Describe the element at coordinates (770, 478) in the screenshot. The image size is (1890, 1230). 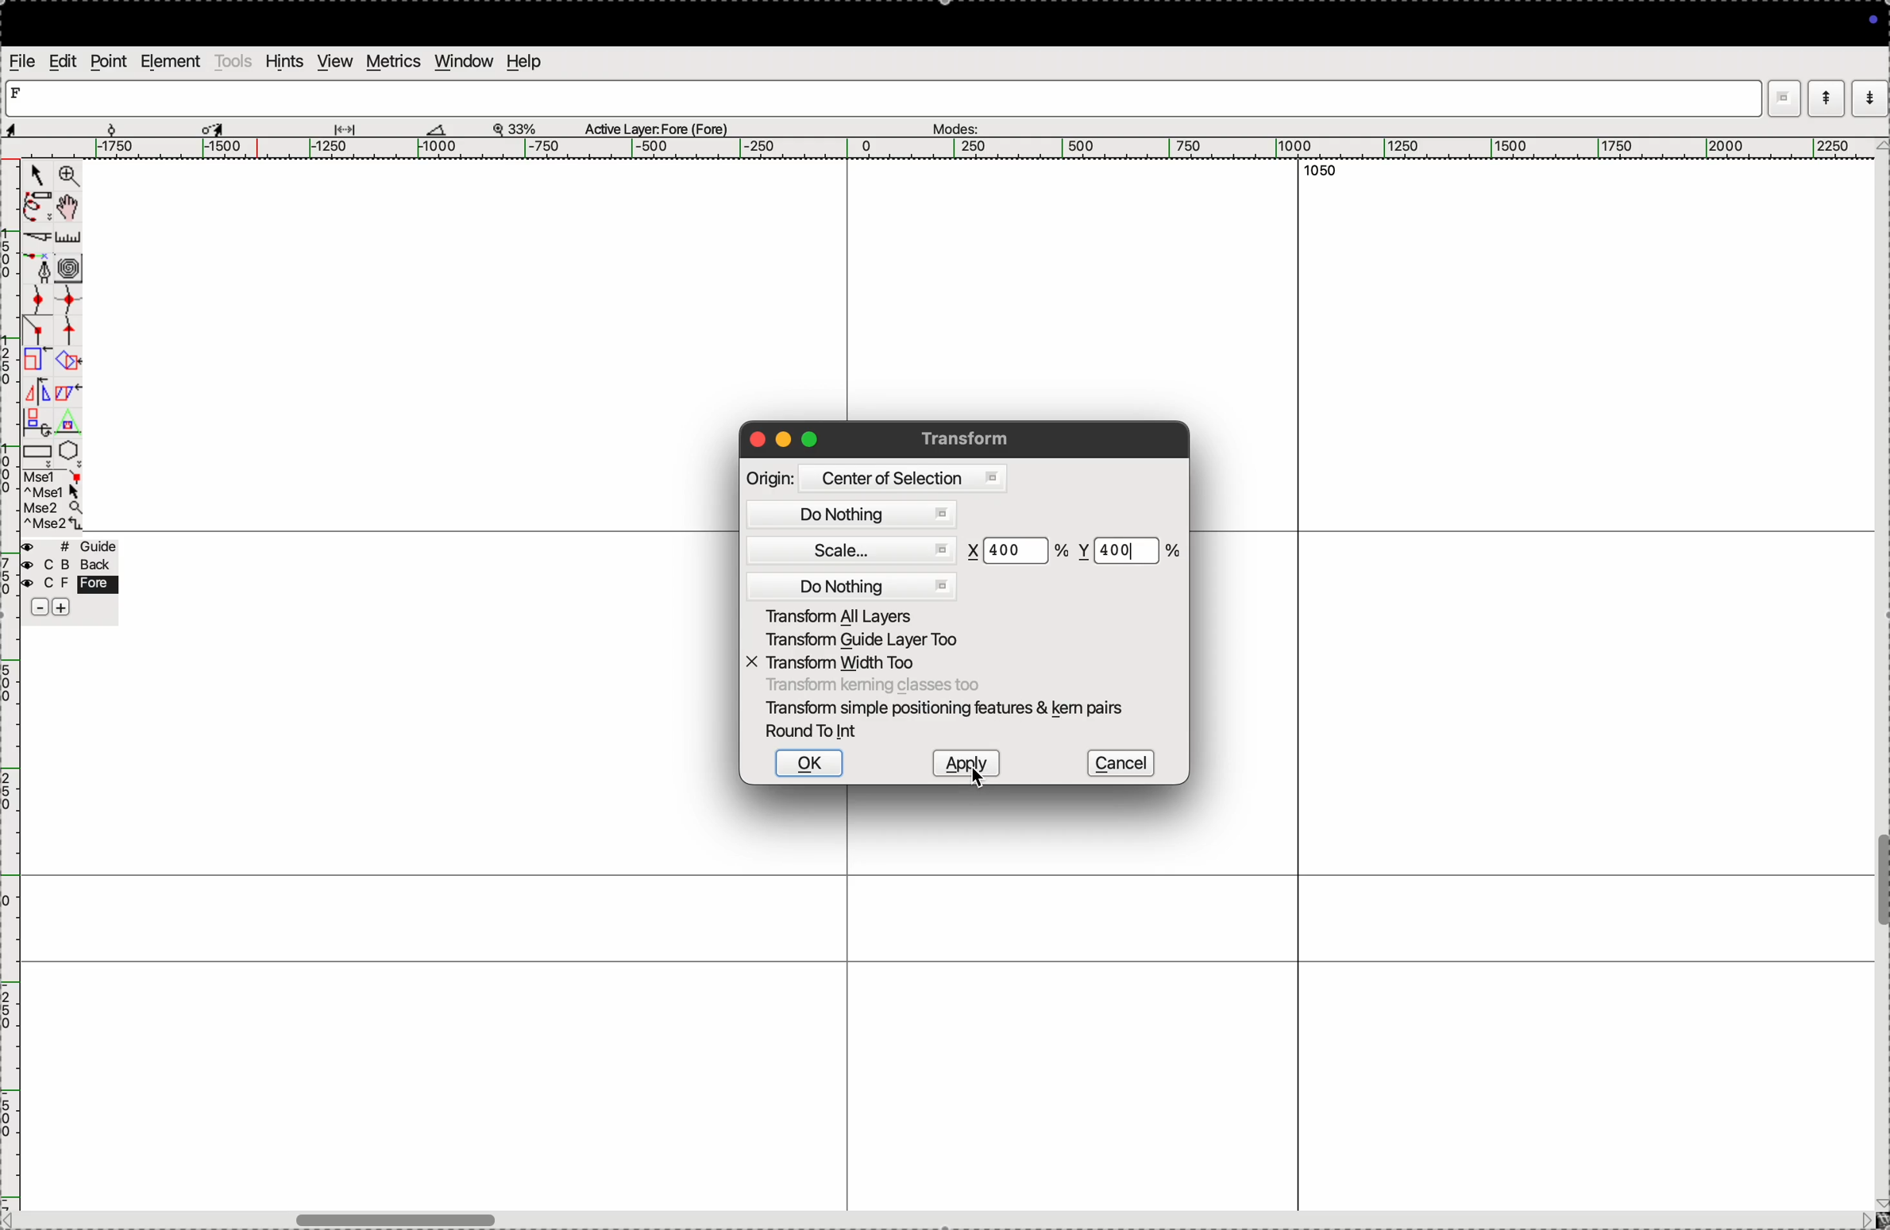
I see `origin` at that location.